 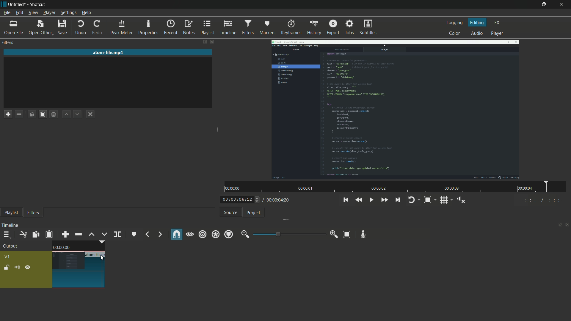 I want to click on imported file name, so click(x=109, y=53).